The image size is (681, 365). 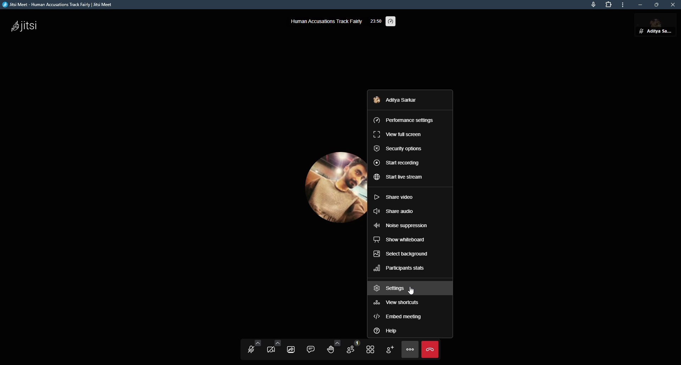 I want to click on view shortcuts, so click(x=398, y=304).